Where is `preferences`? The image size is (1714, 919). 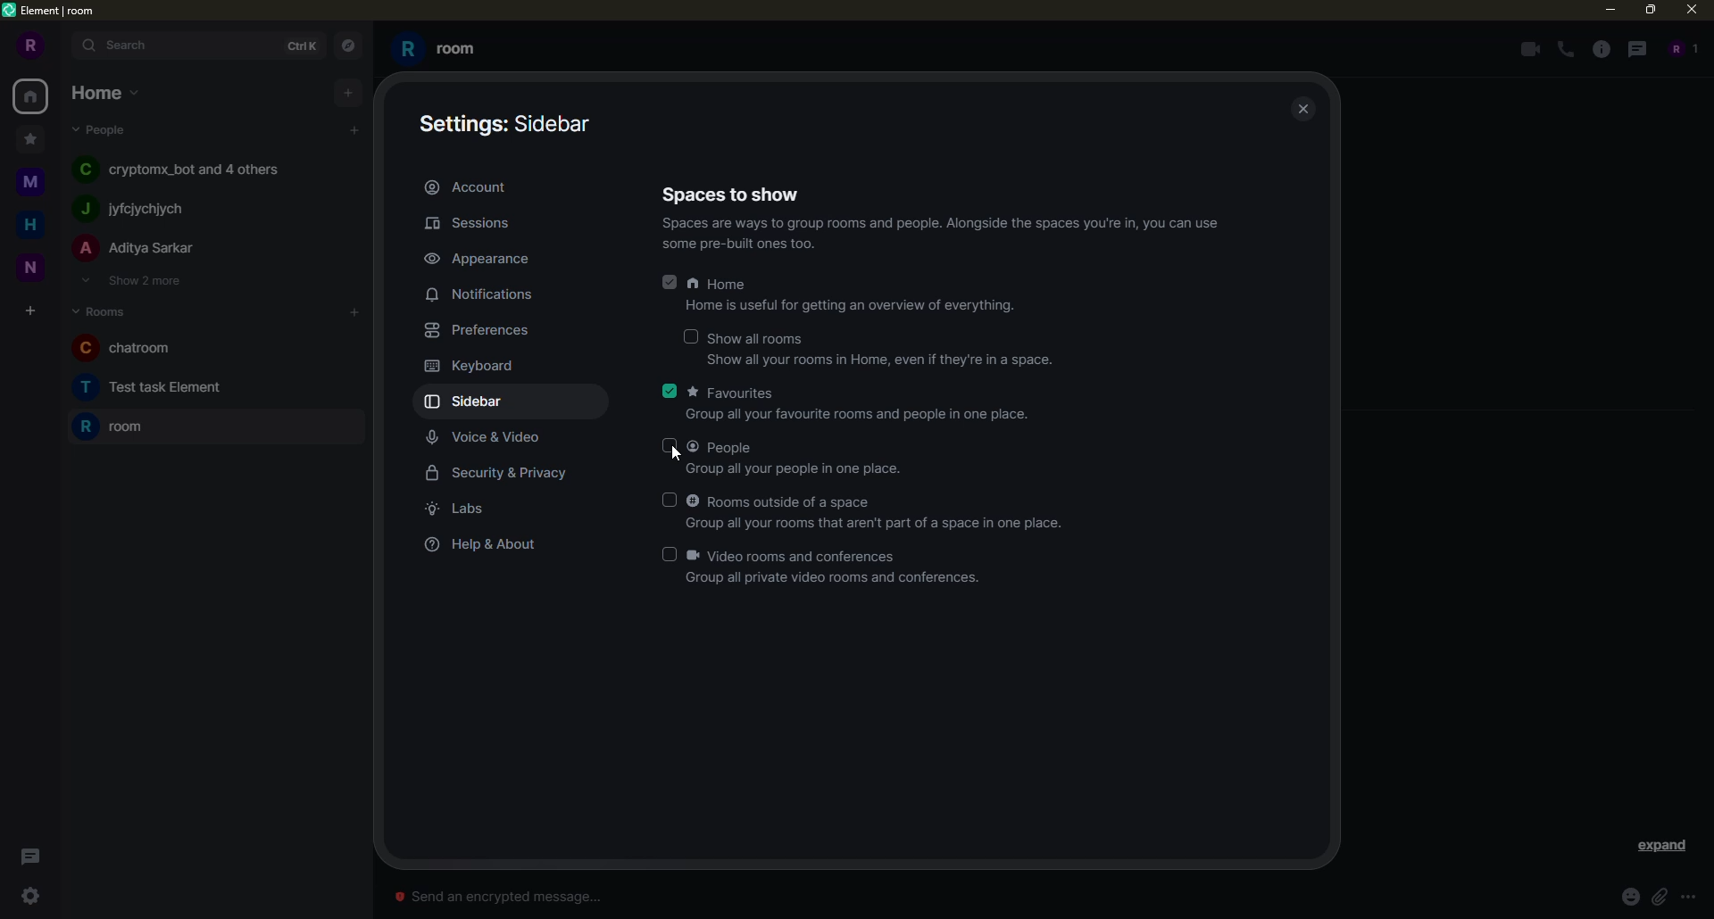 preferences is located at coordinates (477, 330).